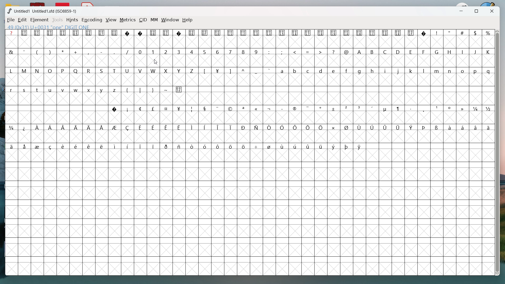 The image size is (505, 284). I want to click on d, so click(321, 70).